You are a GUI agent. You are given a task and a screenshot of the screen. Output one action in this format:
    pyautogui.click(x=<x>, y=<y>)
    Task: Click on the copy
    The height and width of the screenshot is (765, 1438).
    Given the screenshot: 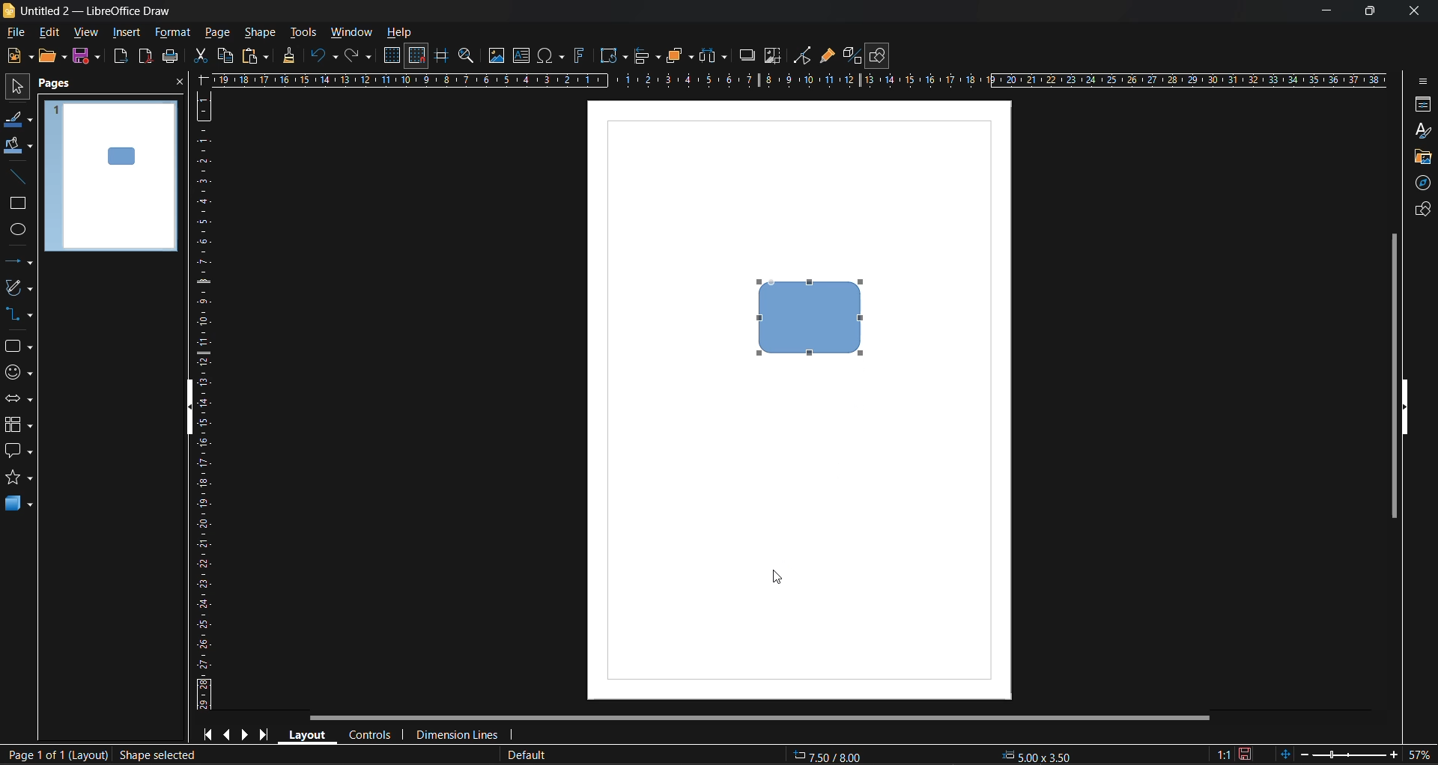 What is the action you would take?
    pyautogui.click(x=225, y=56)
    